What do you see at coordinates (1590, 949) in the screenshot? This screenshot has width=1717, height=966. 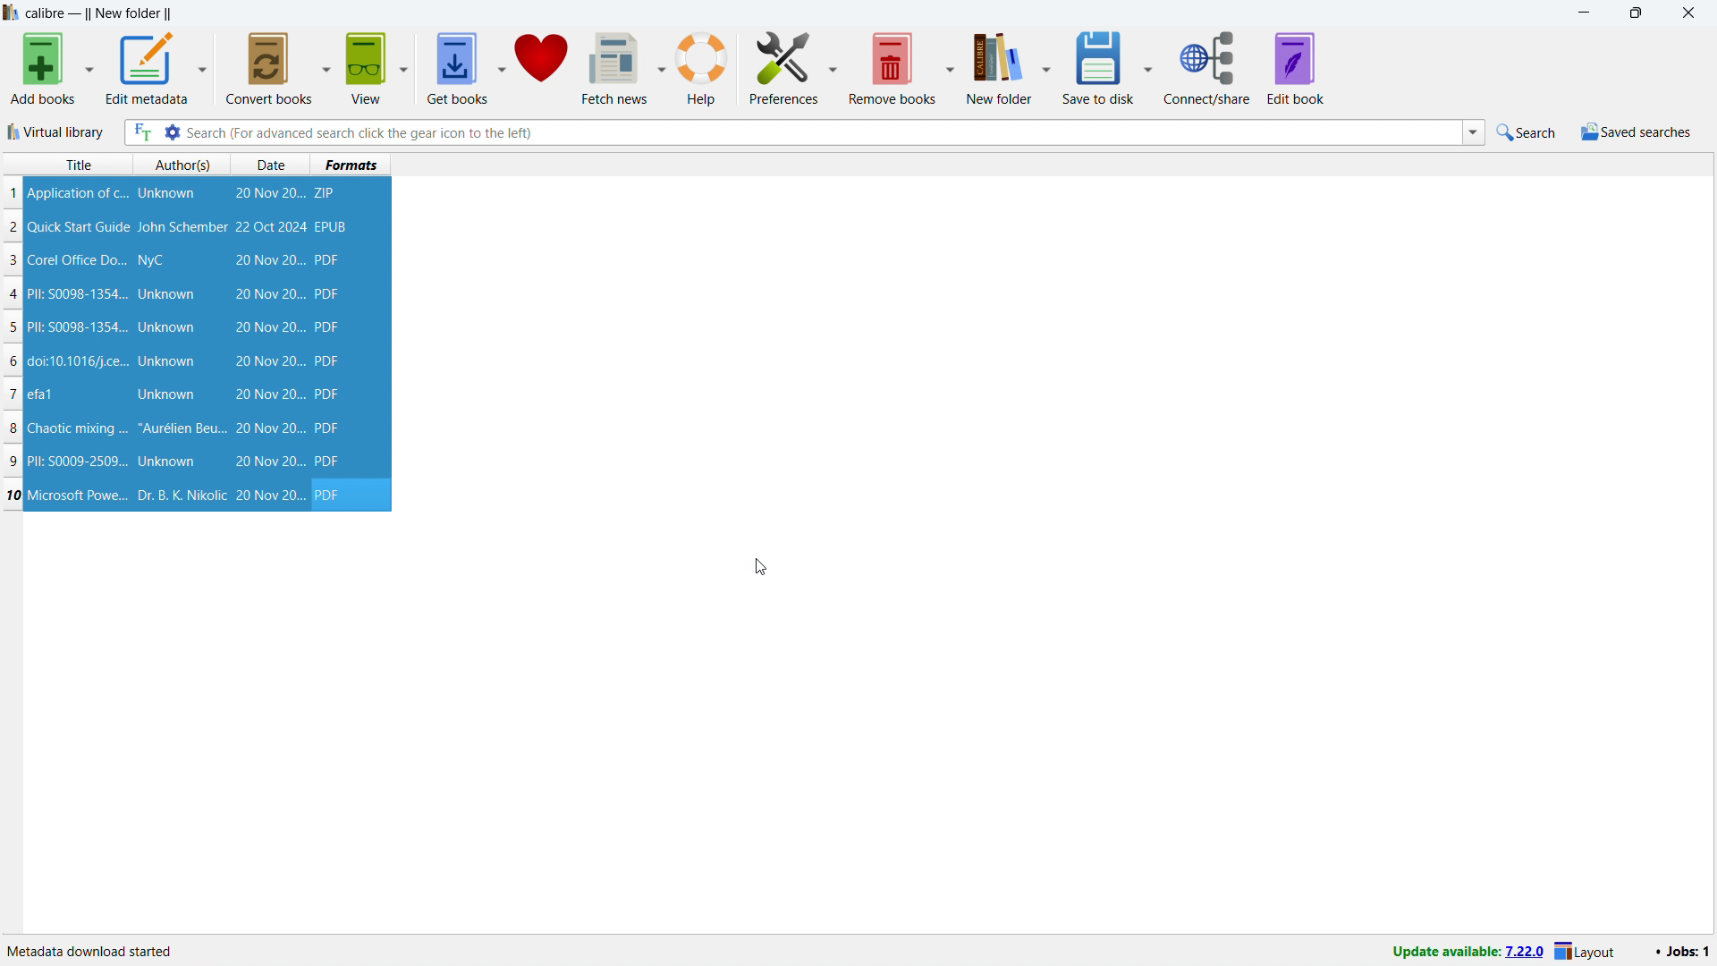 I see `layout` at bounding box center [1590, 949].